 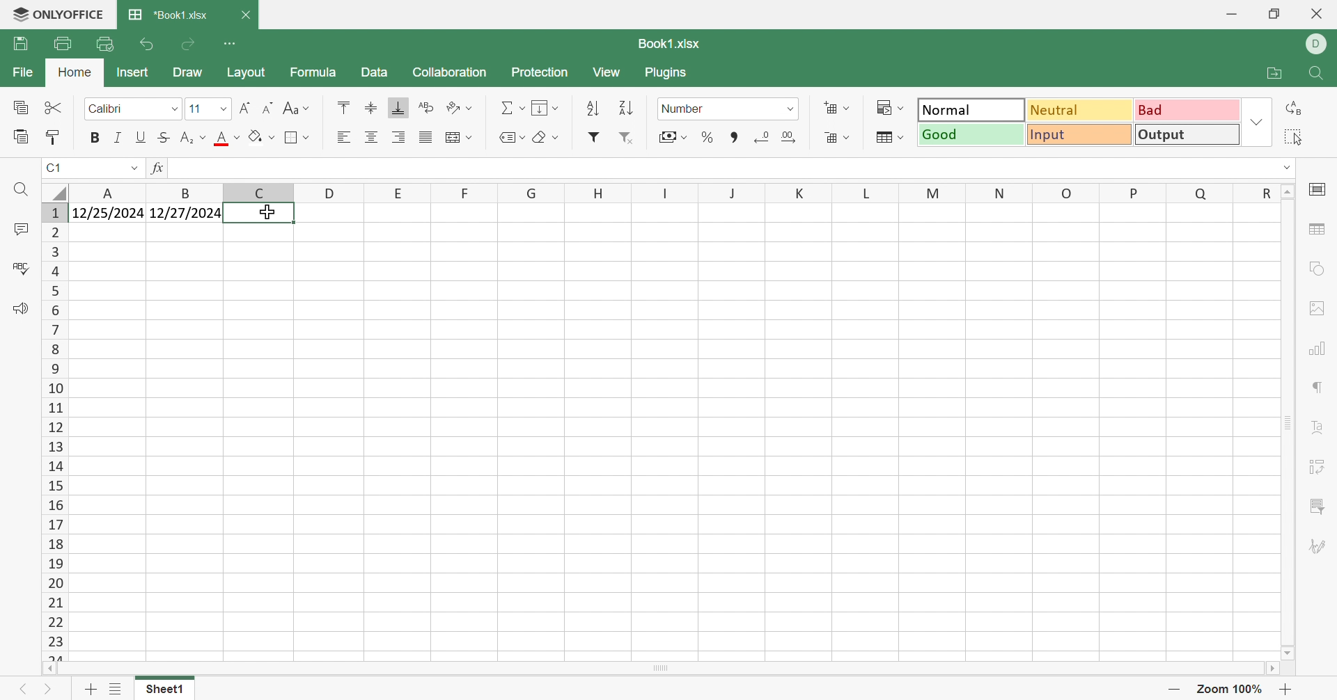 What do you see at coordinates (668, 75) in the screenshot?
I see `Plugins` at bounding box center [668, 75].